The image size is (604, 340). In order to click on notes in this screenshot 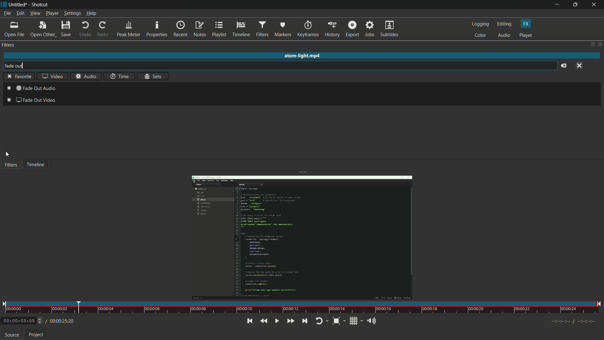, I will do `click(200, 29)`.